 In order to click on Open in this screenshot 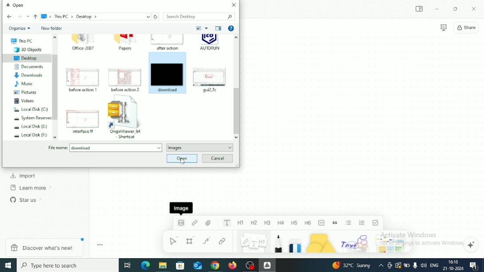, I will do `click(182, 158)`.